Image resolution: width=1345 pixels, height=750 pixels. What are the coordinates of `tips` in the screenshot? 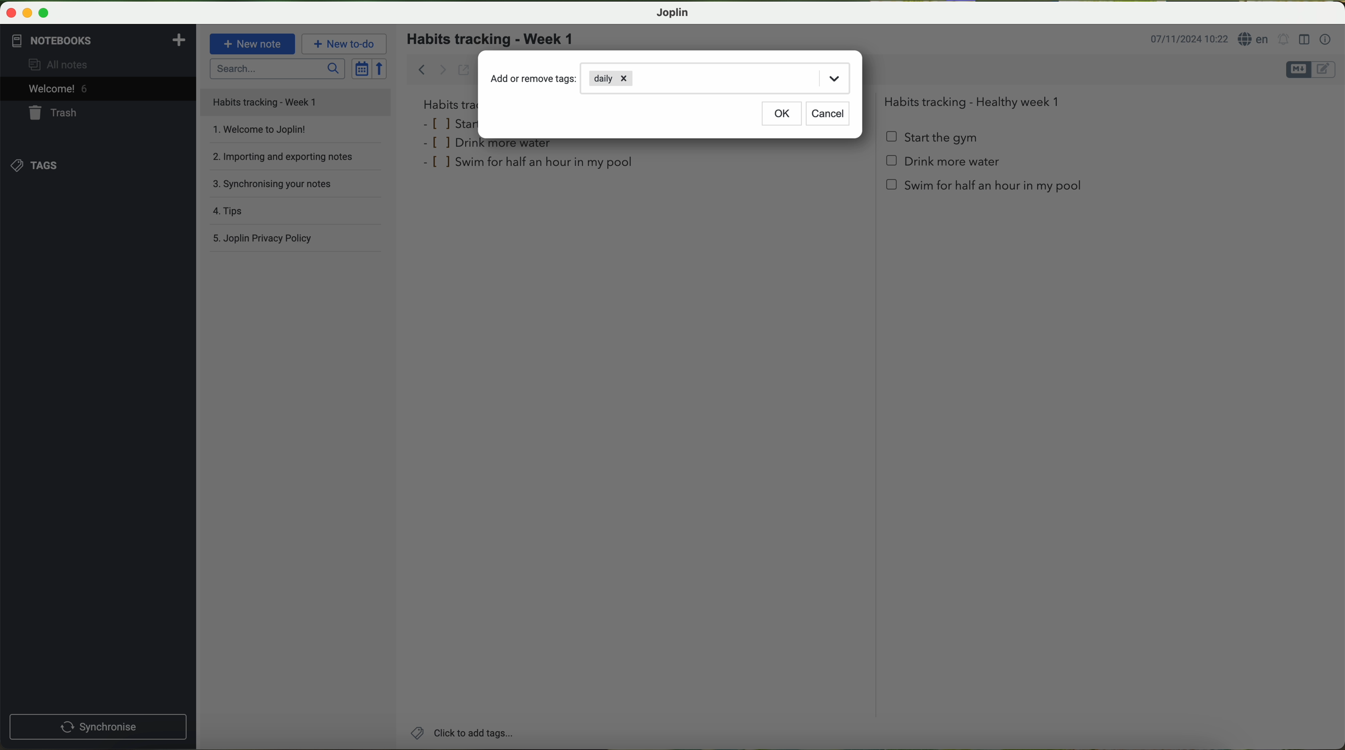 It's located at (298, 213).